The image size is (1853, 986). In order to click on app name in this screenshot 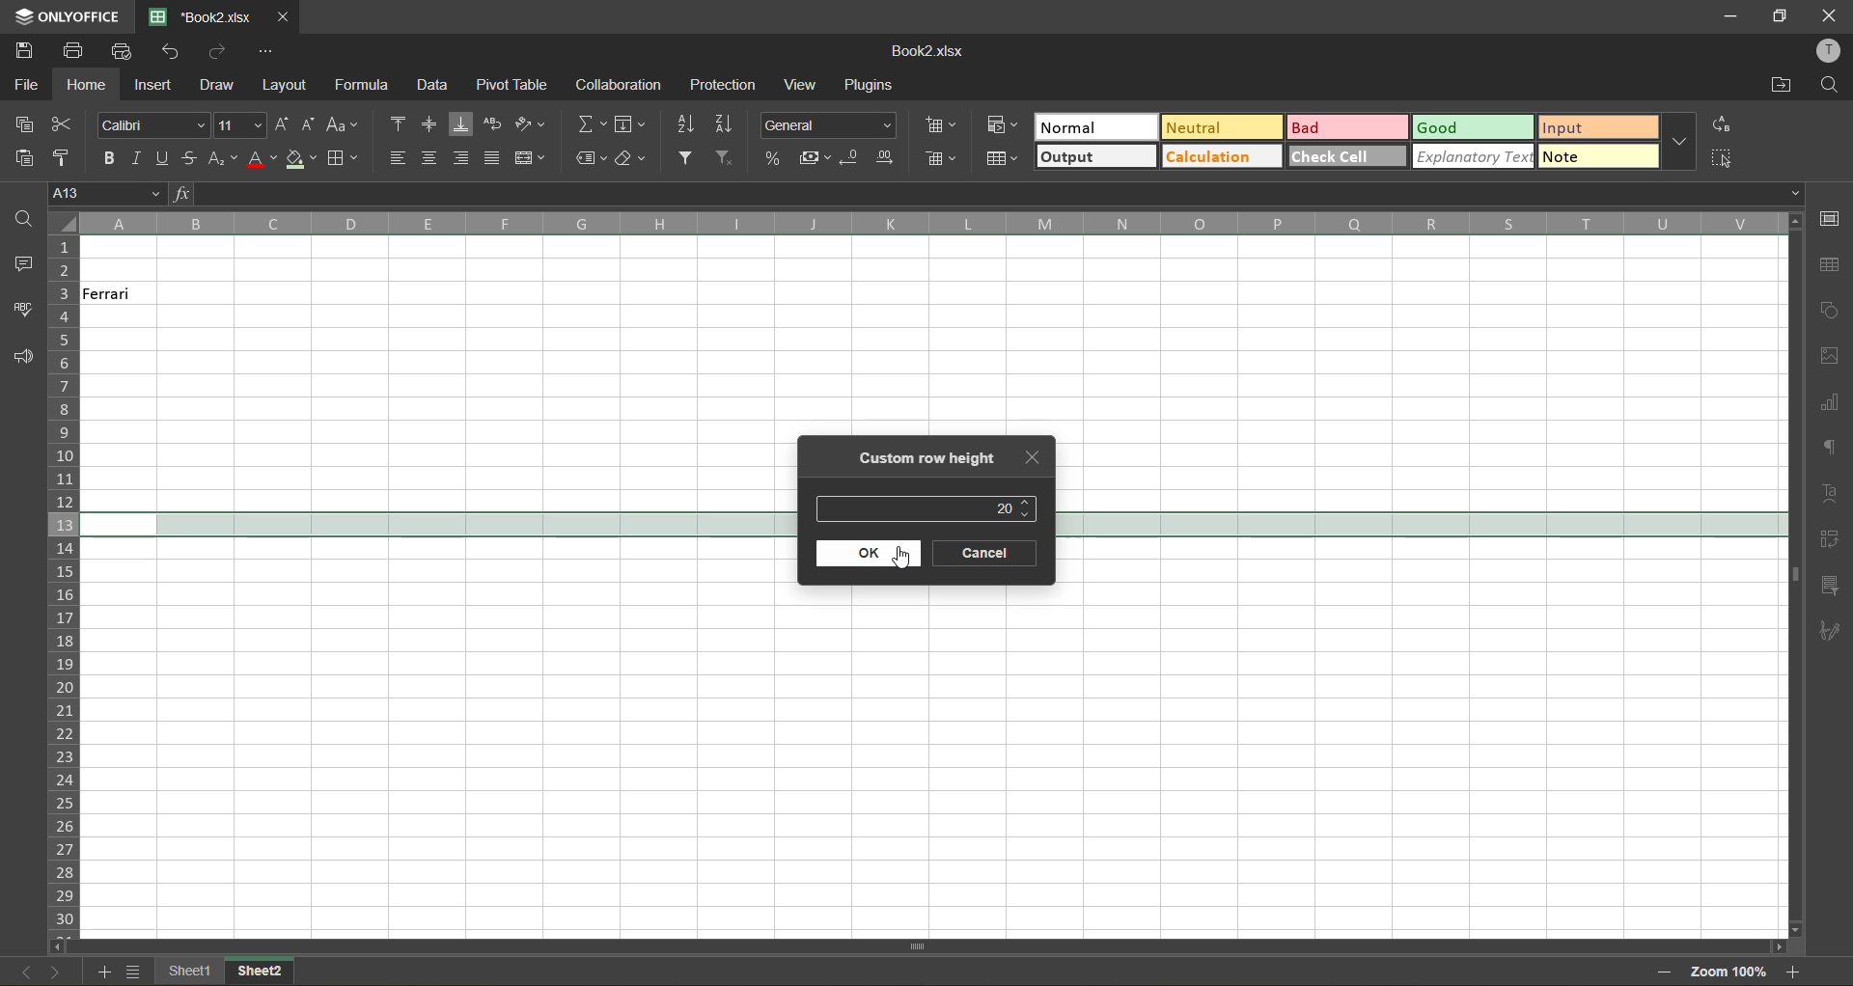, I will do `click(68, 16)`.